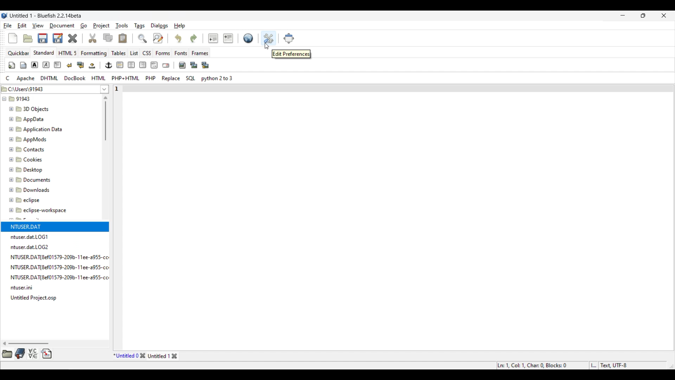 The image size is (675, 380). I want to click on untitled project.osp, so click(35, 298).